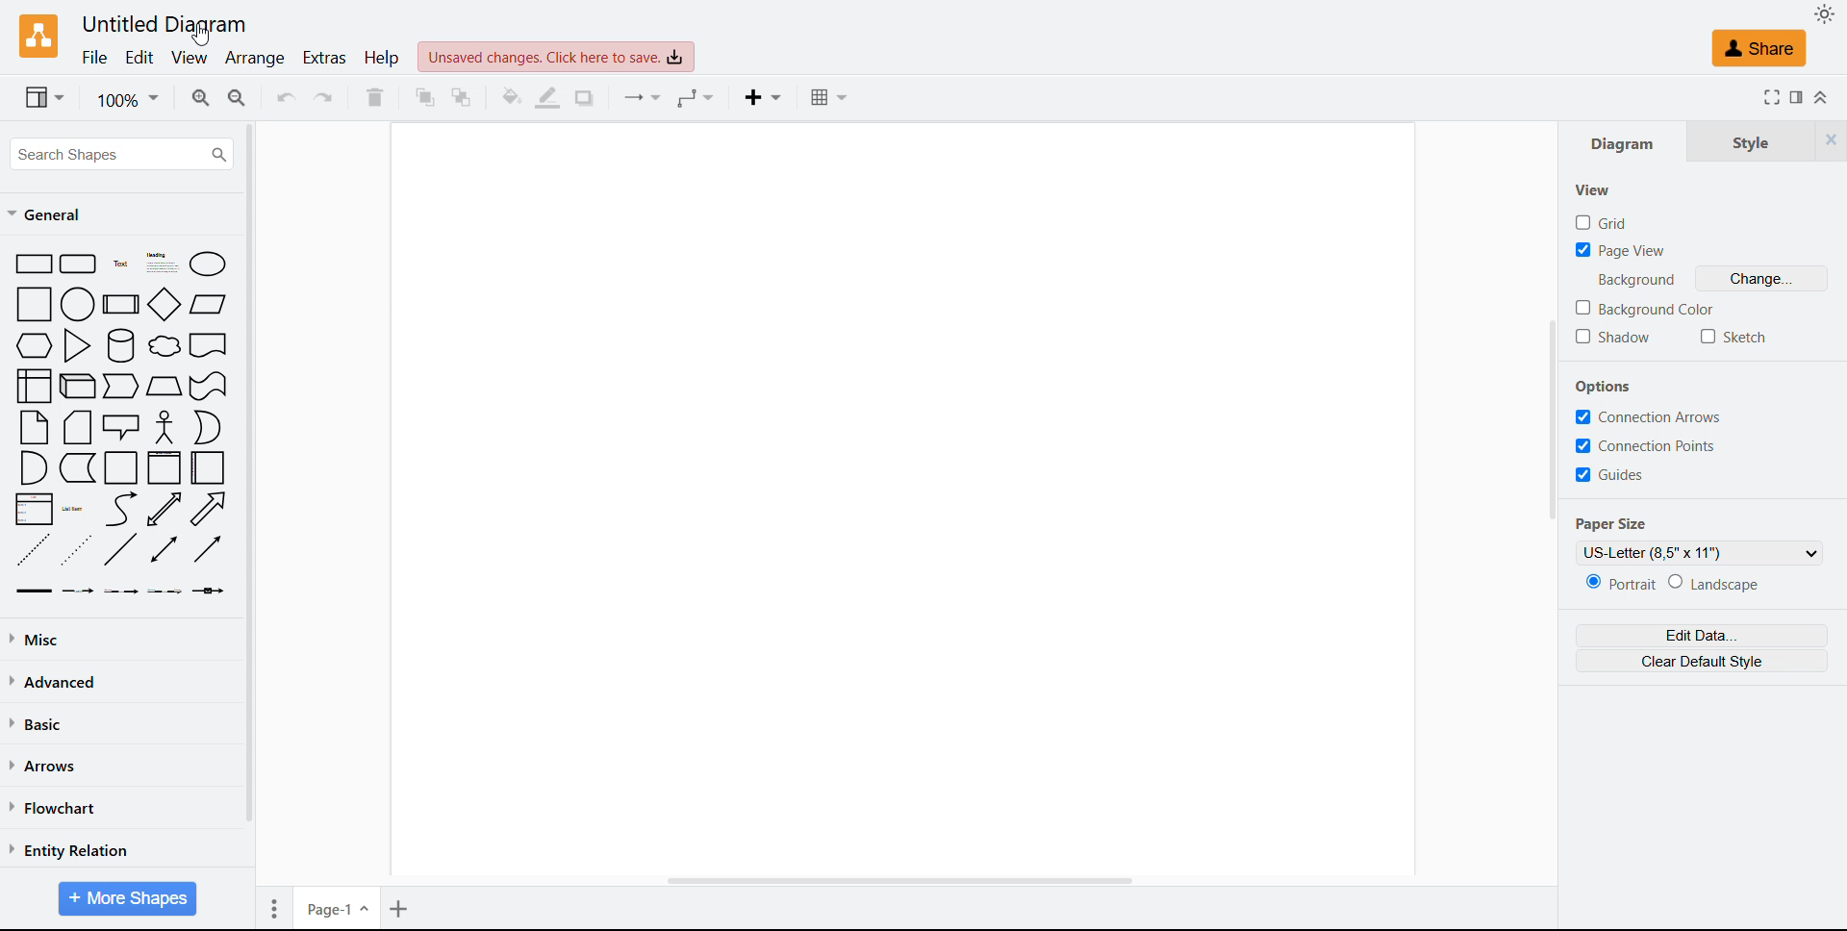  What do you see at coordinates (1649, 417) in the screenshot?
I see `connection arrows ` at bounding box center [1649, 417].